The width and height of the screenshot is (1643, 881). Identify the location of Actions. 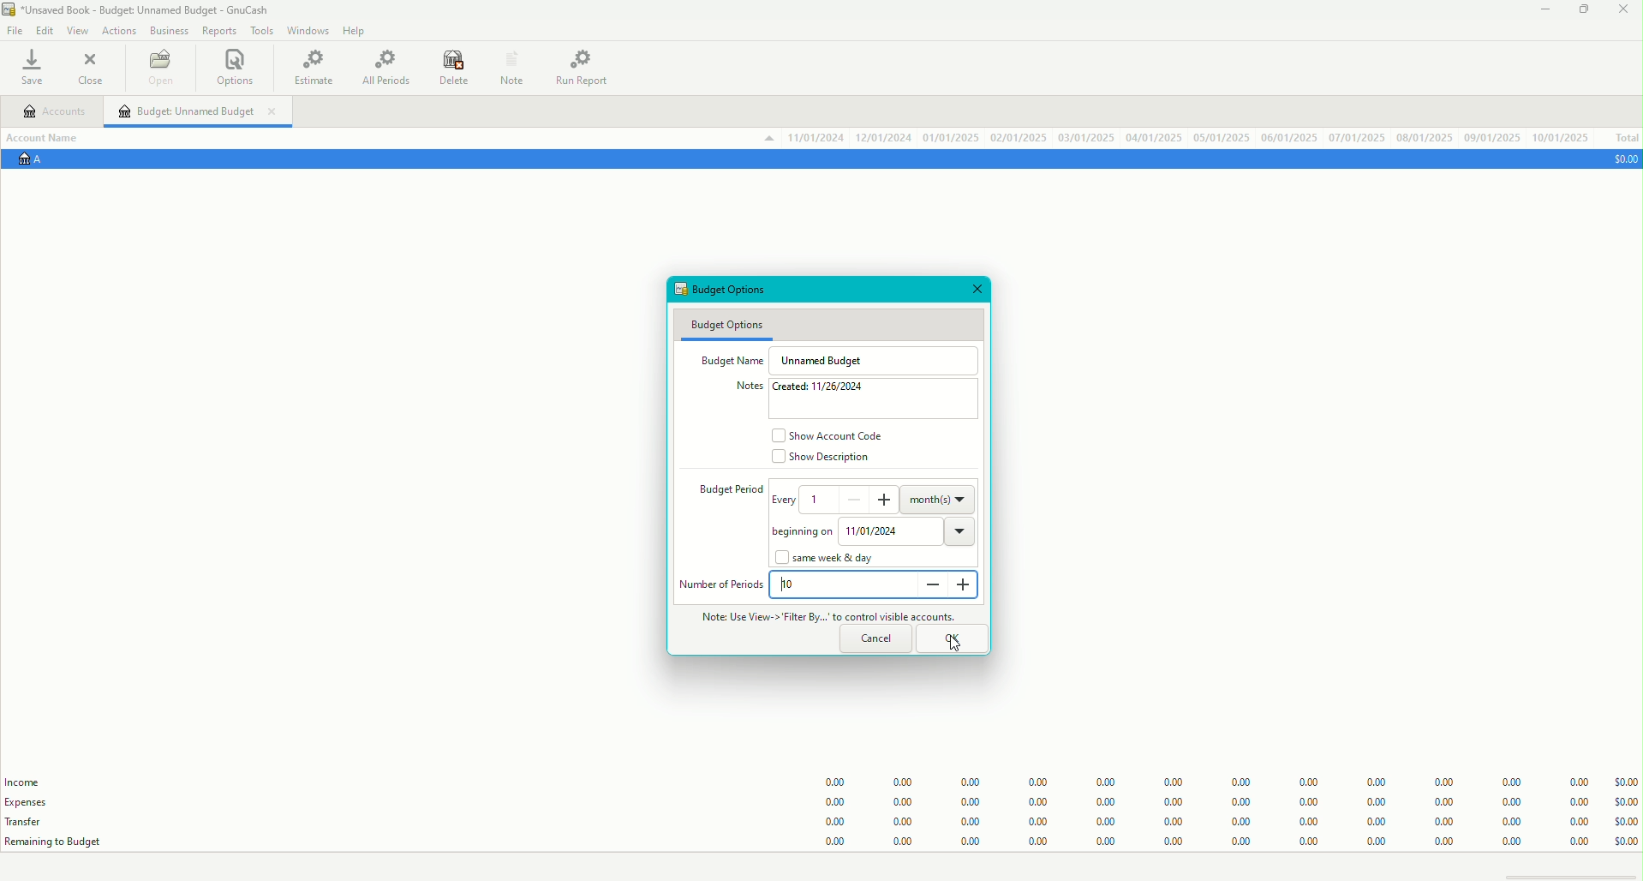
(118, 30).